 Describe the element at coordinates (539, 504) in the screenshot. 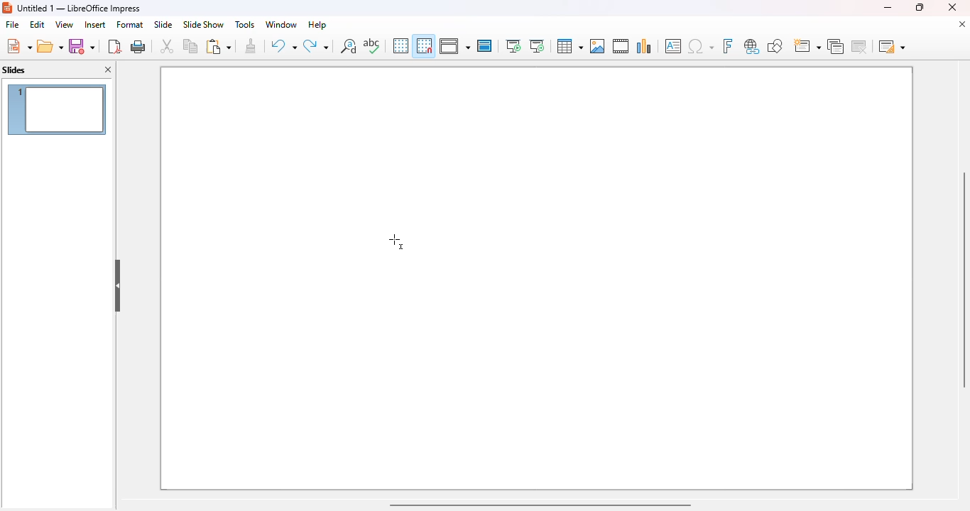

I see `horizontal scroll bar` at that location.